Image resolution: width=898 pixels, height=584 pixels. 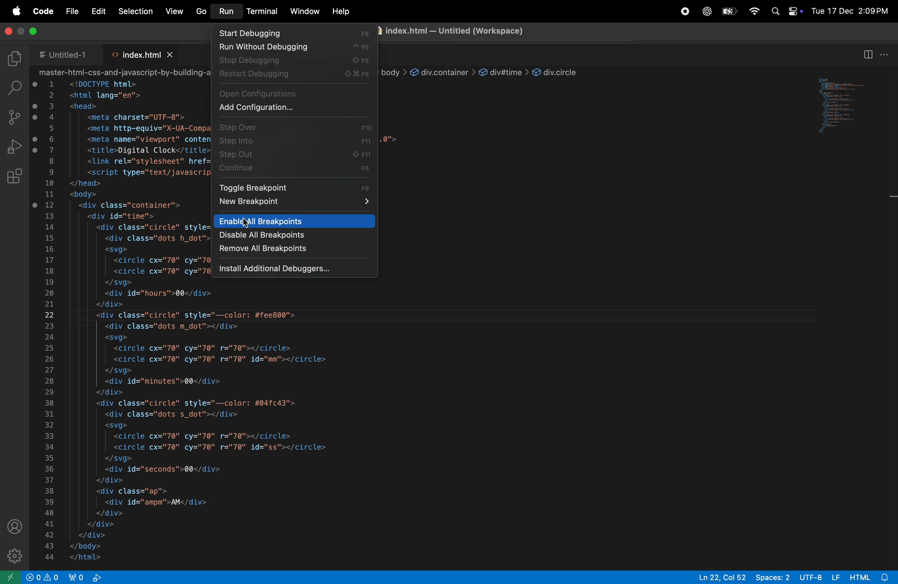 What do you see at coordinates (78, 578) in the screenshot?
I see `port` at bounding box center [78, 578].